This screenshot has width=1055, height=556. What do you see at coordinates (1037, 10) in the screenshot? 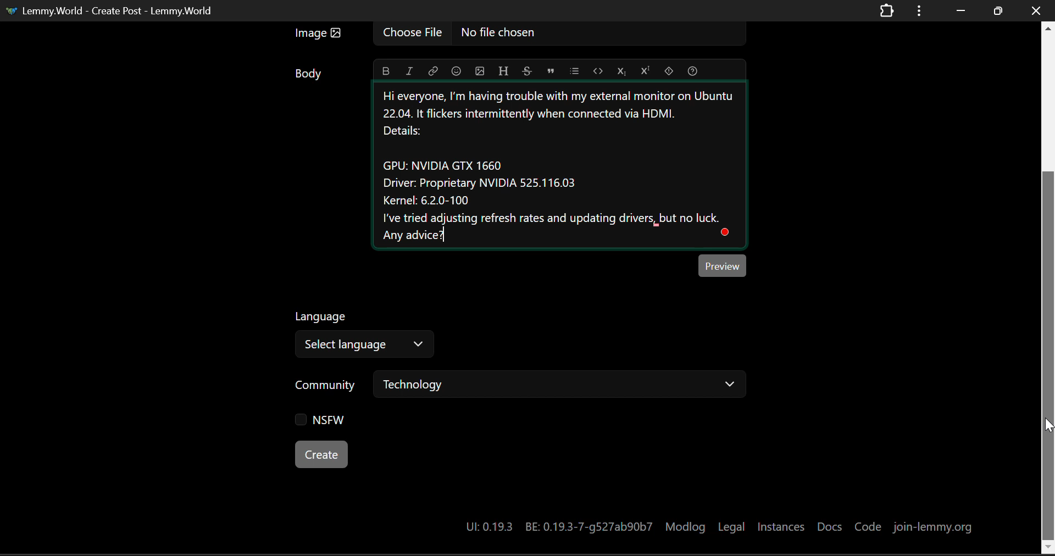
I see `Close Window` at bounding box center [1037, 10].